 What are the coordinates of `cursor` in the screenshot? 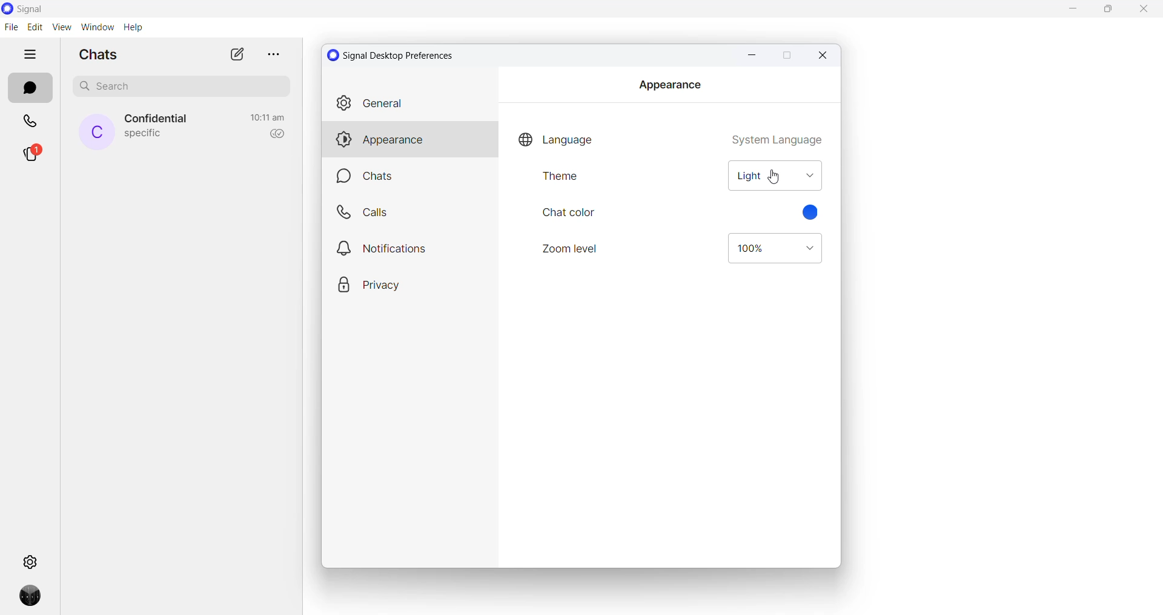 It's located at (777, 176).